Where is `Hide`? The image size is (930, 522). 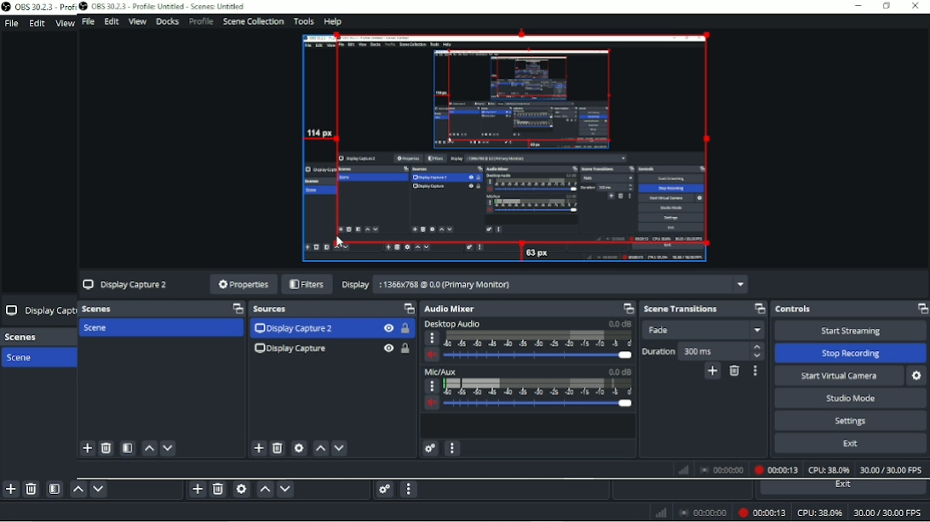
Hide is located at coordinates (387, 349).